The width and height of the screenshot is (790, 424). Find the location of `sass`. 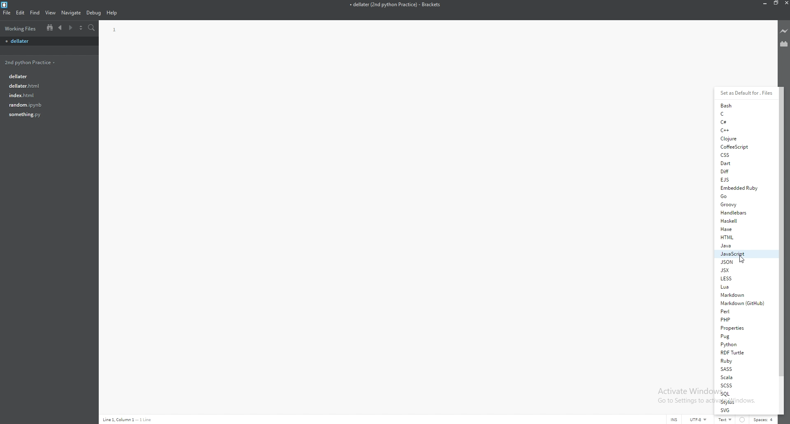

sass is located at coordinates (742, 368).